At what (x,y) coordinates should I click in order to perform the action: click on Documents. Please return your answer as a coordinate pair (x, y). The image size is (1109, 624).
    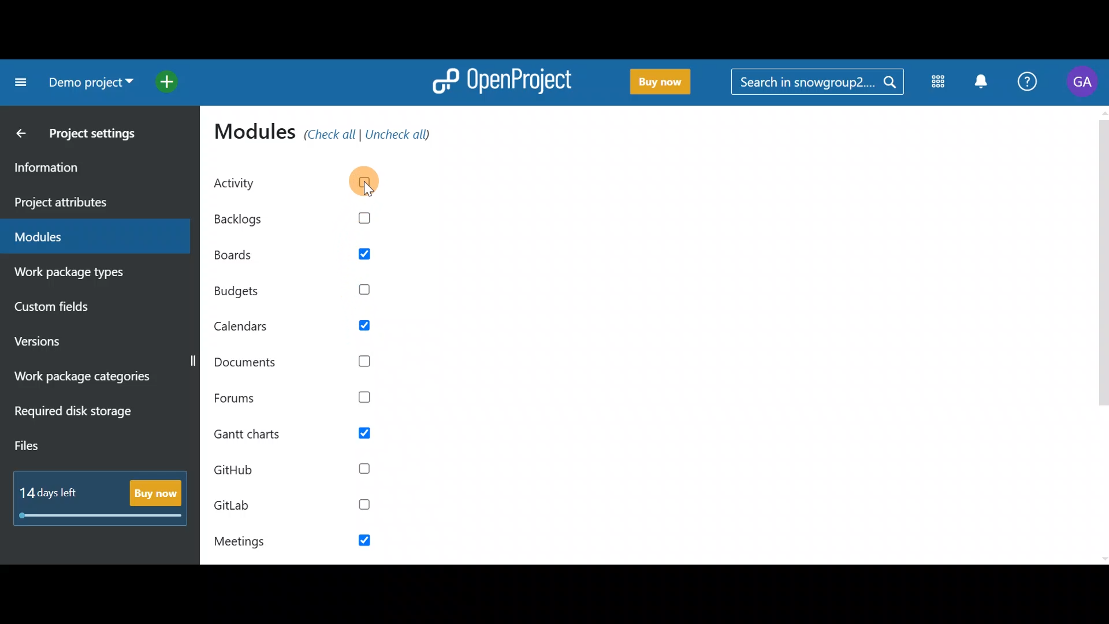
    Looking at the image, I should click on (299, 360).